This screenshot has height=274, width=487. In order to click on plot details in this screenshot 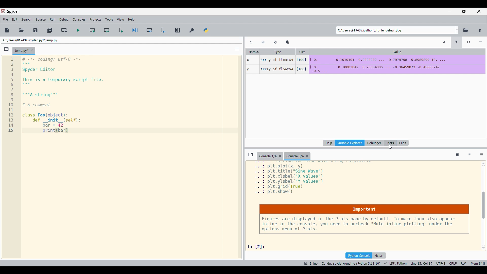, I will do `click(316, 179)`.